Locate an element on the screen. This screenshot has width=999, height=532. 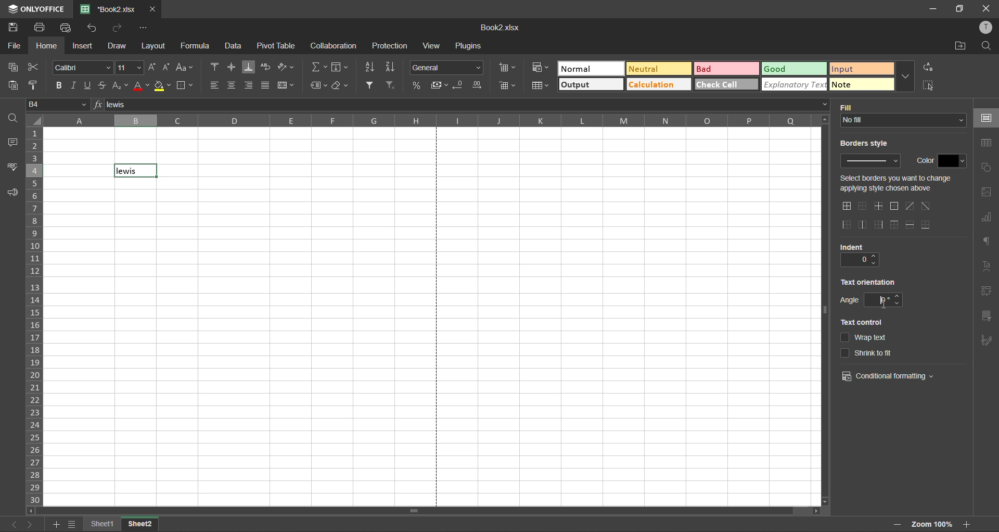
outside borders only is located at coordinates (893, 206).